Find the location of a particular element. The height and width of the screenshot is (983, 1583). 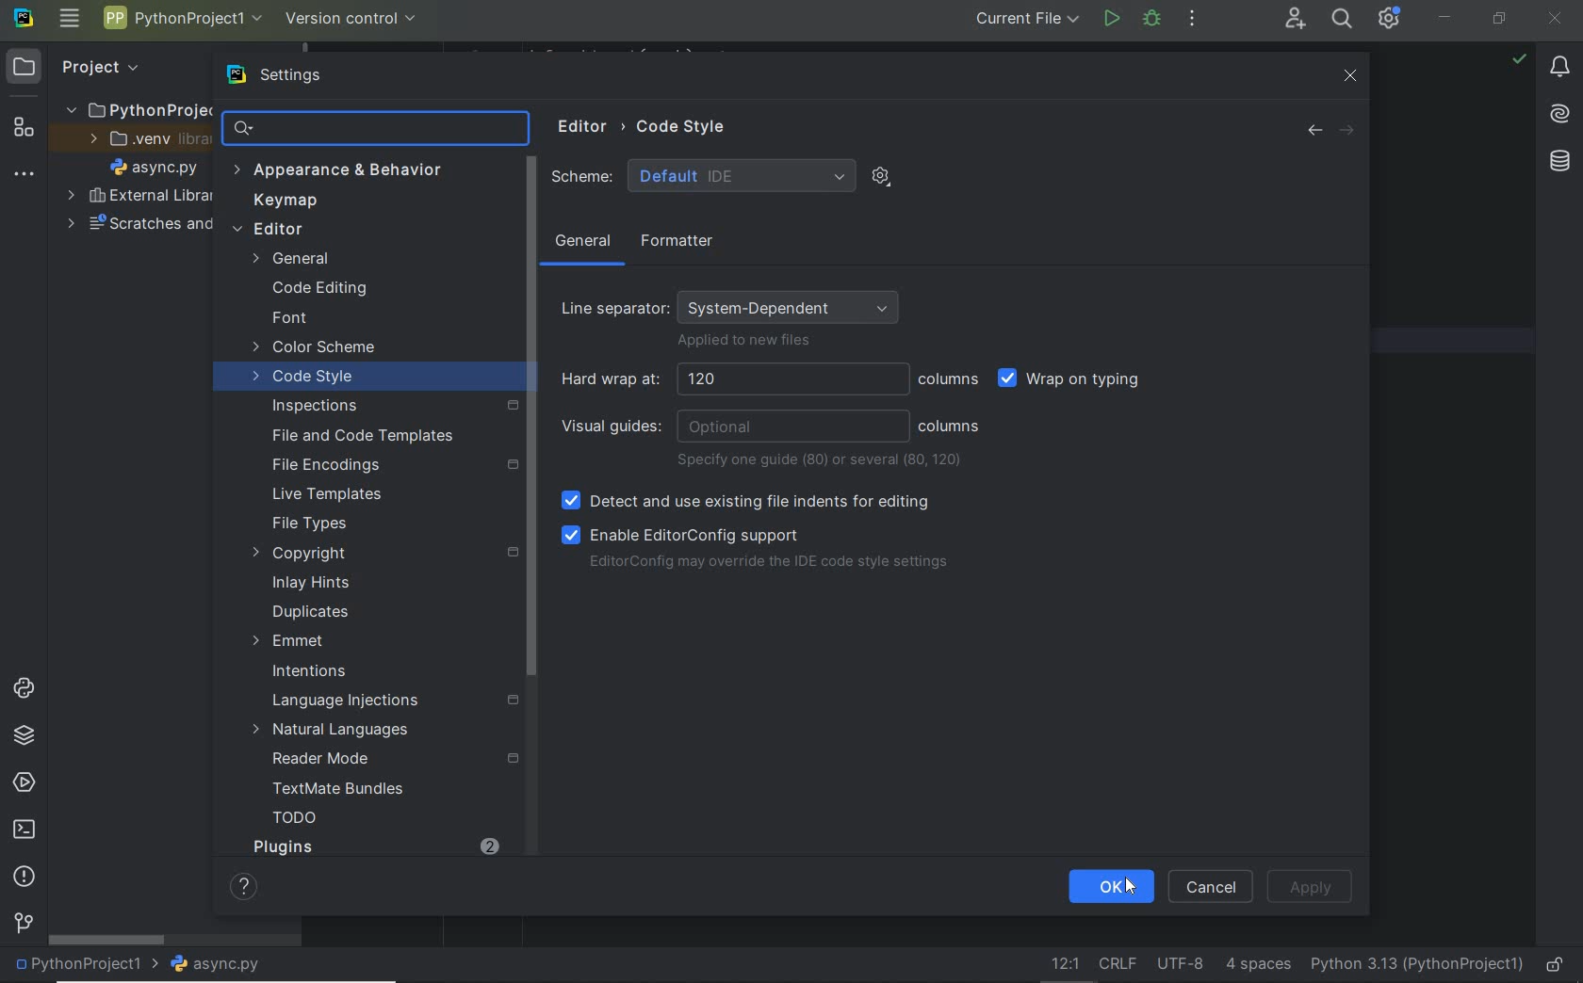

TextMate Bundles is located at coordinates (332, 790).